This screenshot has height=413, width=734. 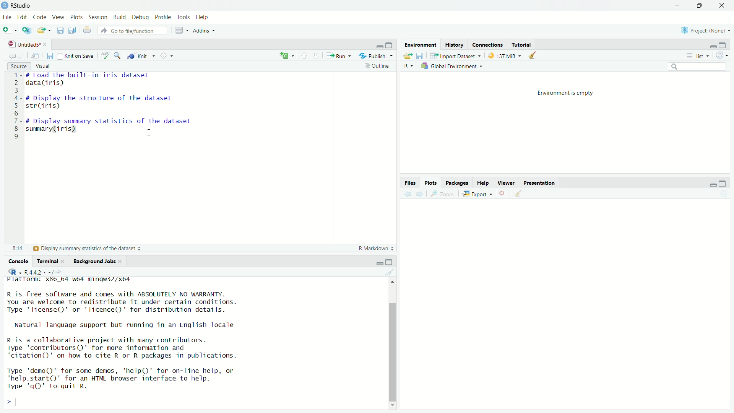 What do you see at coordinates (49, 56) in the screenshot?
I see `Save` at bounding box center [49, 56].